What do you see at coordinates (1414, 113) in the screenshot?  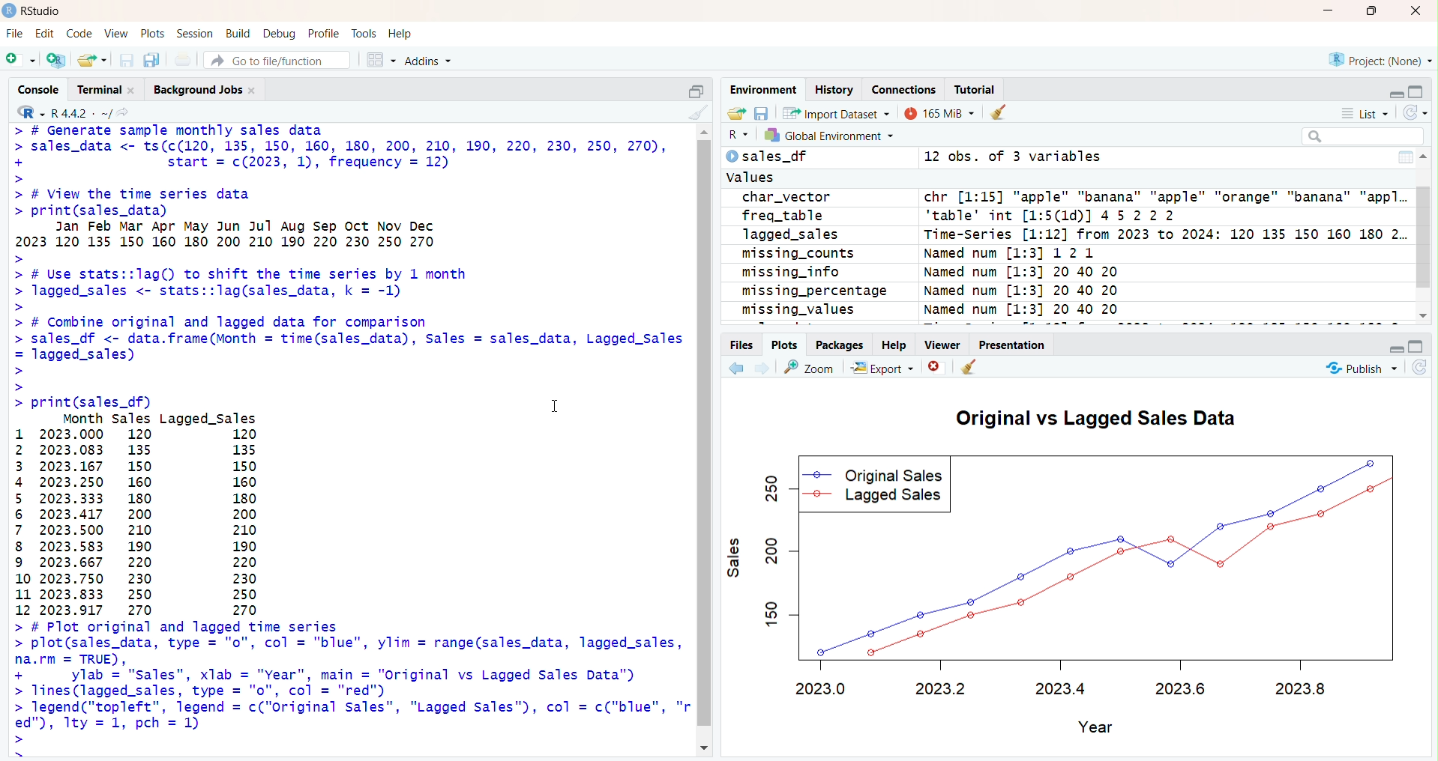 I see `refresh the list of object` at bounding box center [1414, 113].